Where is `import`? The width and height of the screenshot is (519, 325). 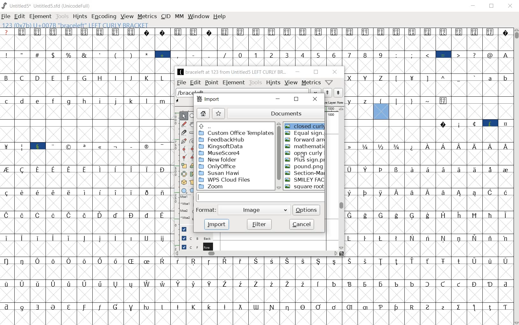 import is located at coordinates (208, 99).